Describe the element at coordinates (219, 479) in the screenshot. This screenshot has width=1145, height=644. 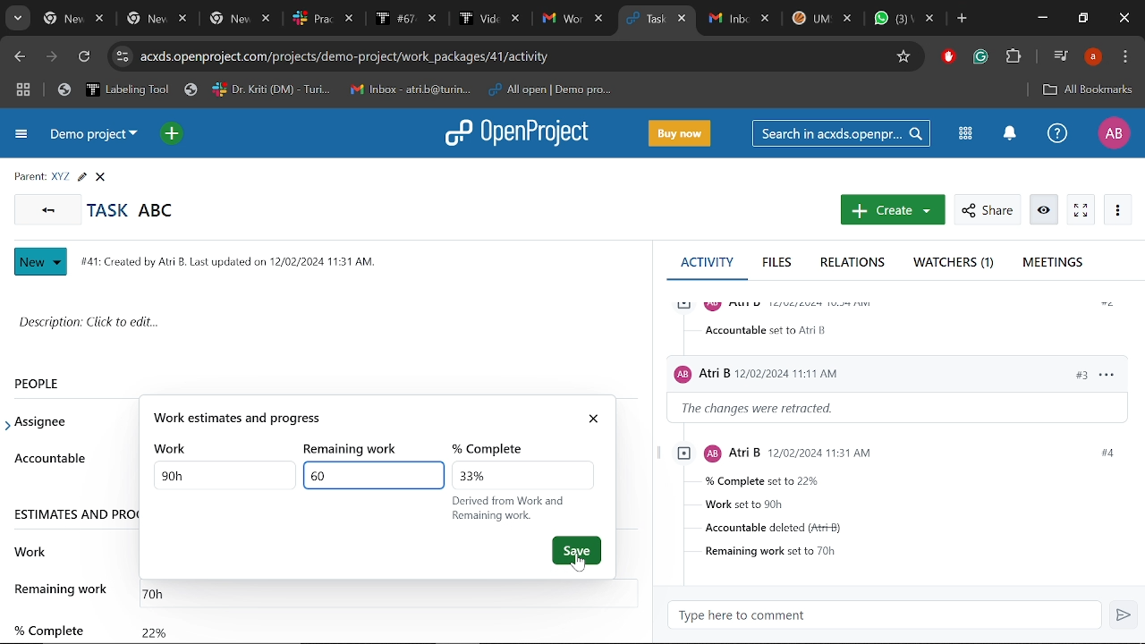
I see `TOtal work` at that location.